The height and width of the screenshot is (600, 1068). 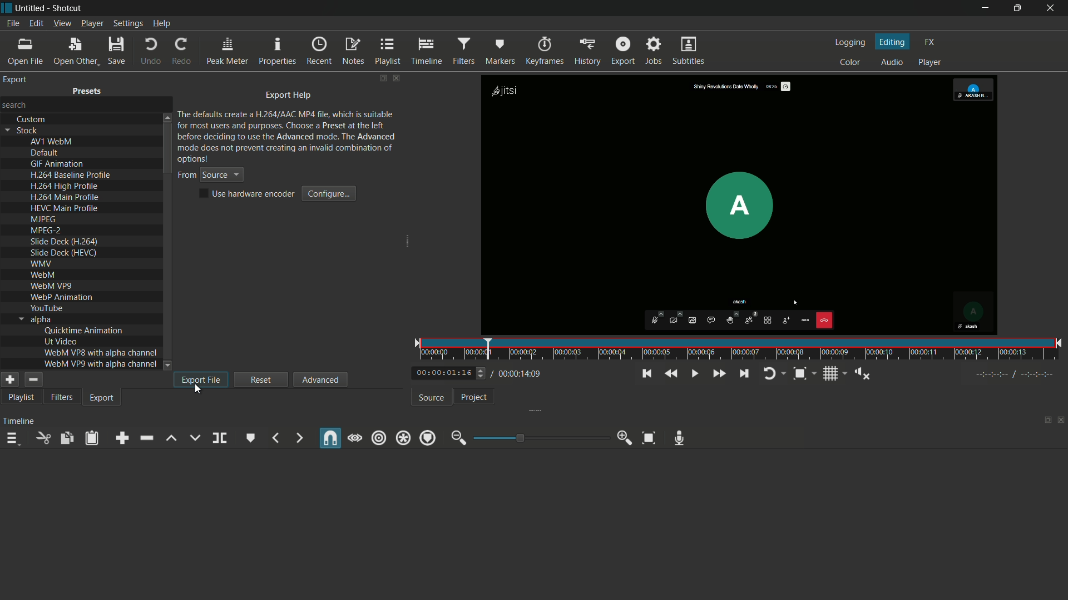 I want to click on redo, so click(x=182, y=51).